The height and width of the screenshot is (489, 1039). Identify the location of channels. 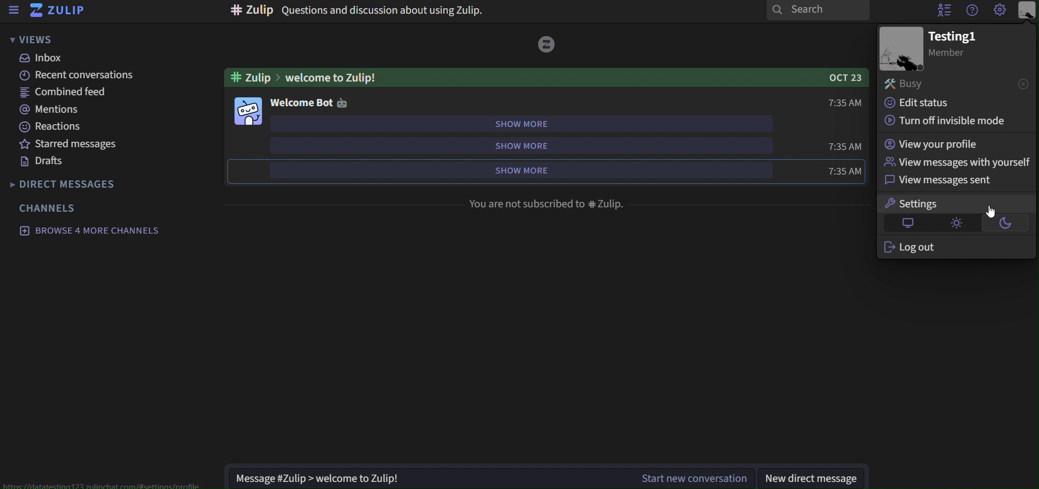
(55, 207).